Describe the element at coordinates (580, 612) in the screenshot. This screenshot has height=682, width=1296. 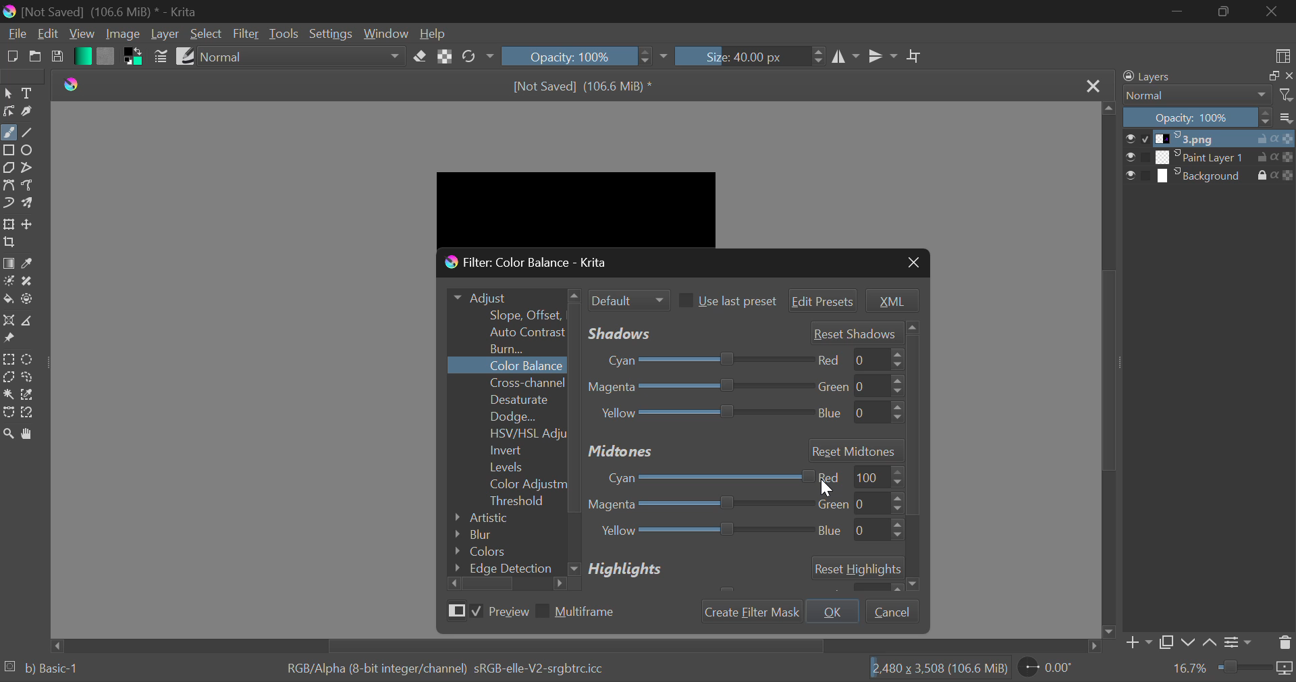
I see `Multiframe` at that location.